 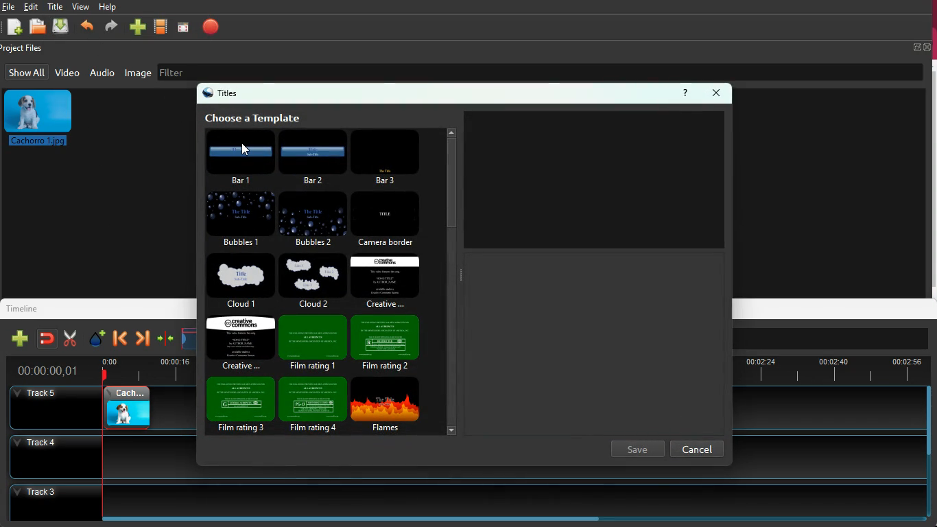 I want to click on record, so click(x=211, y=27).